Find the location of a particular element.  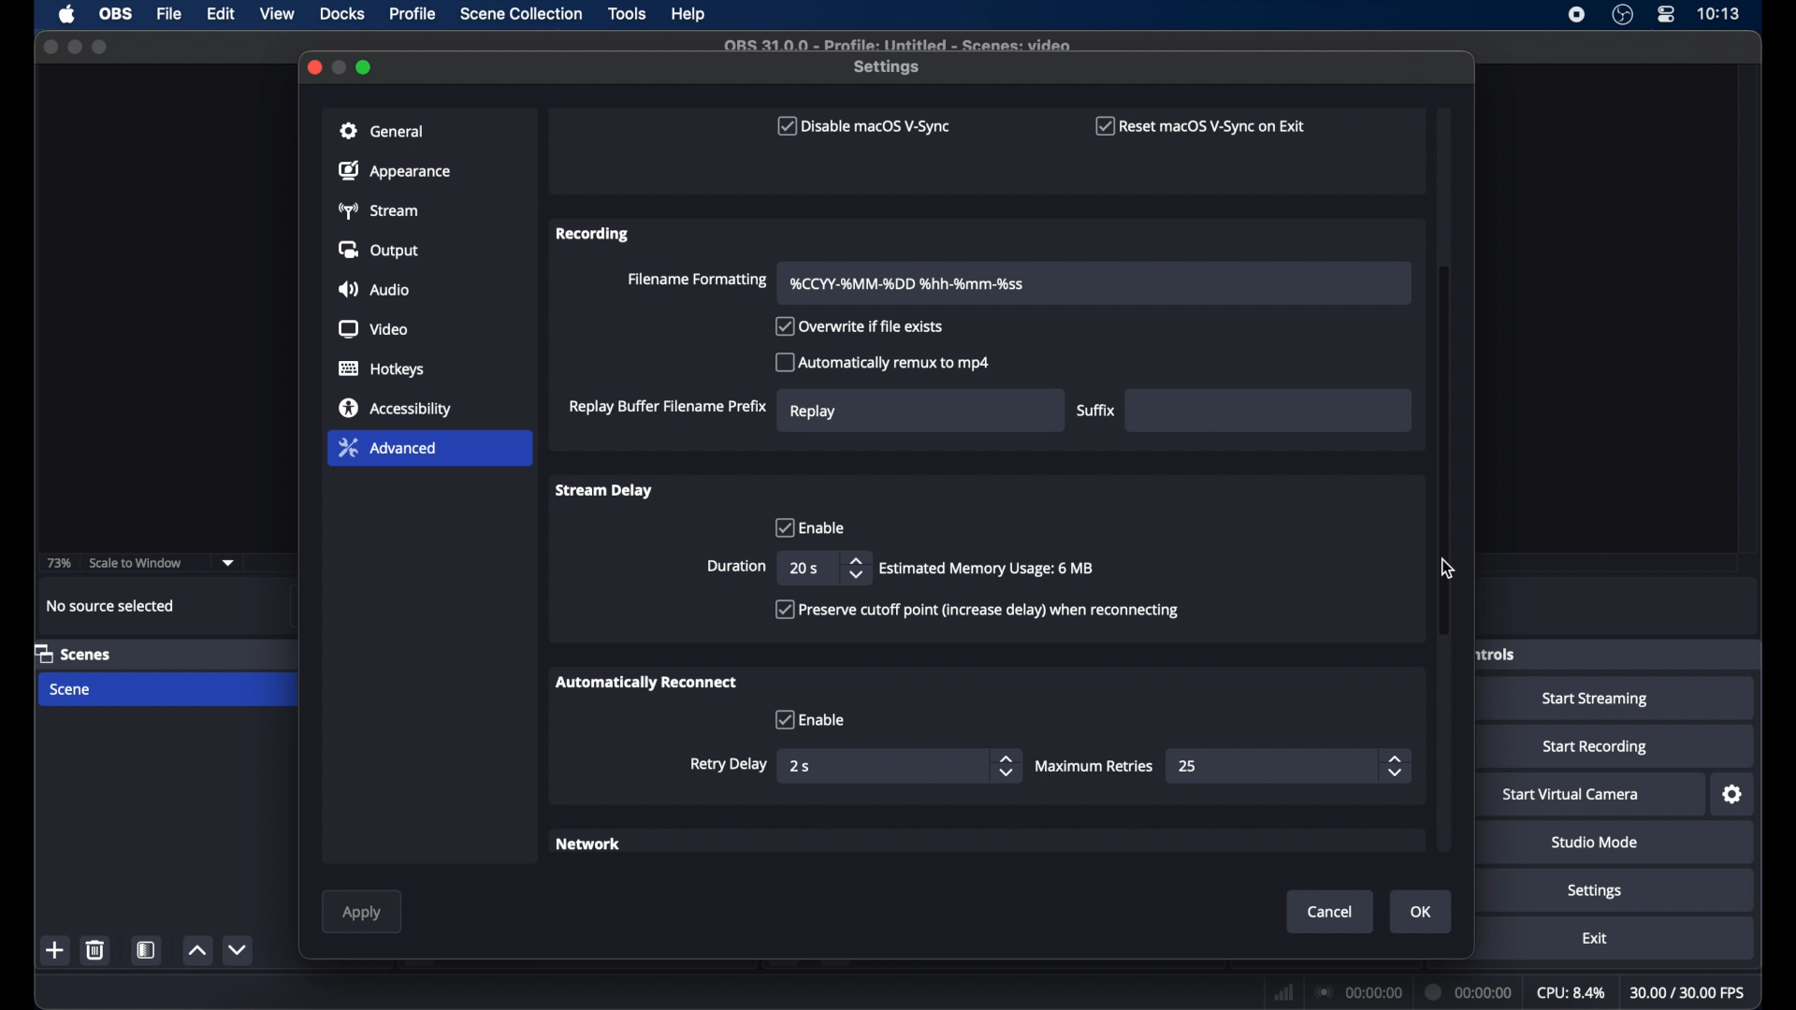

no source selected is located at coordinates (111, 606).